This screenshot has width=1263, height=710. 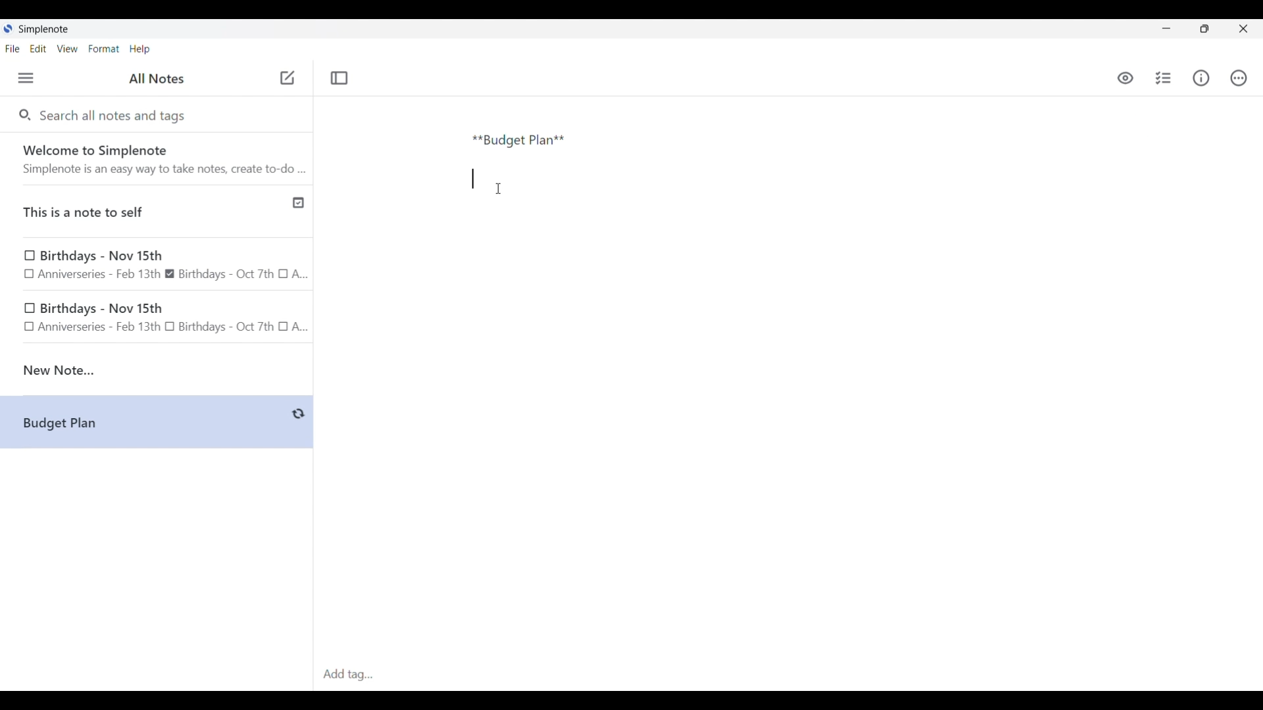 What do you see at coordinates (45, 30) in the screenshot?
I see `Software name` at bounding box center [45, 30].